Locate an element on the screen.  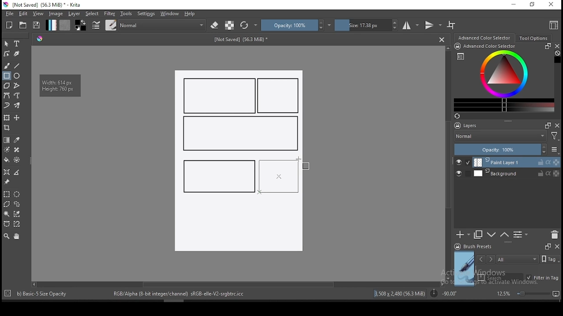
zoom tool is located at coordinates (7, 236).